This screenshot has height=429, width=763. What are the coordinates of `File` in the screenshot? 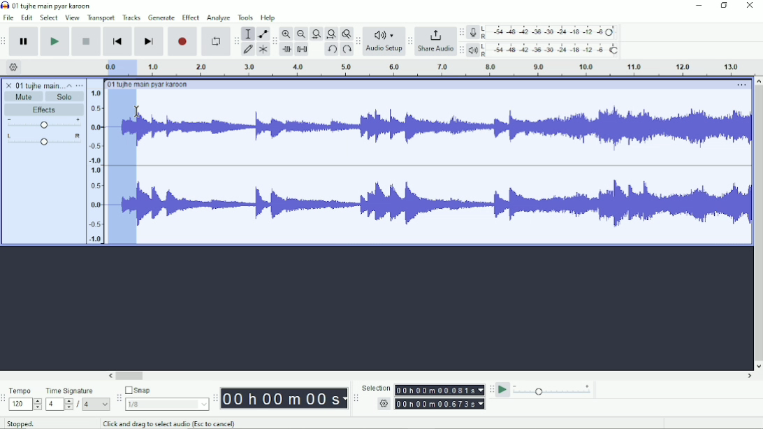 It's located at (10, 17).